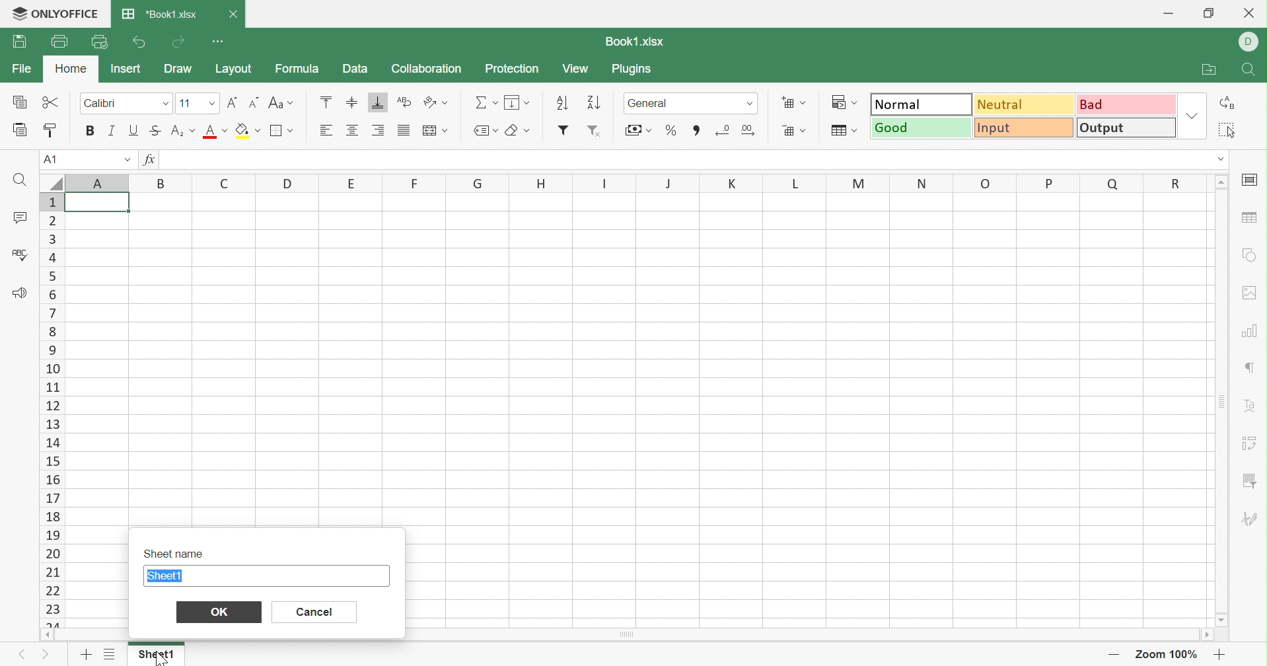  What do you see at coordinates (576, 68) in the screenshot?
I see `View` at bounding box center [576, 68].